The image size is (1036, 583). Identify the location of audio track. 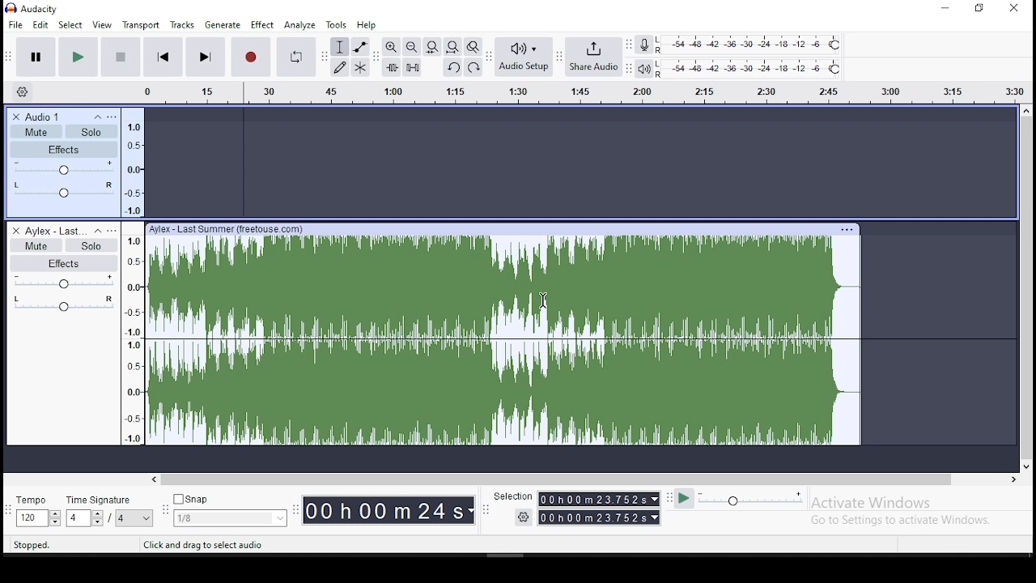
(504, 335).